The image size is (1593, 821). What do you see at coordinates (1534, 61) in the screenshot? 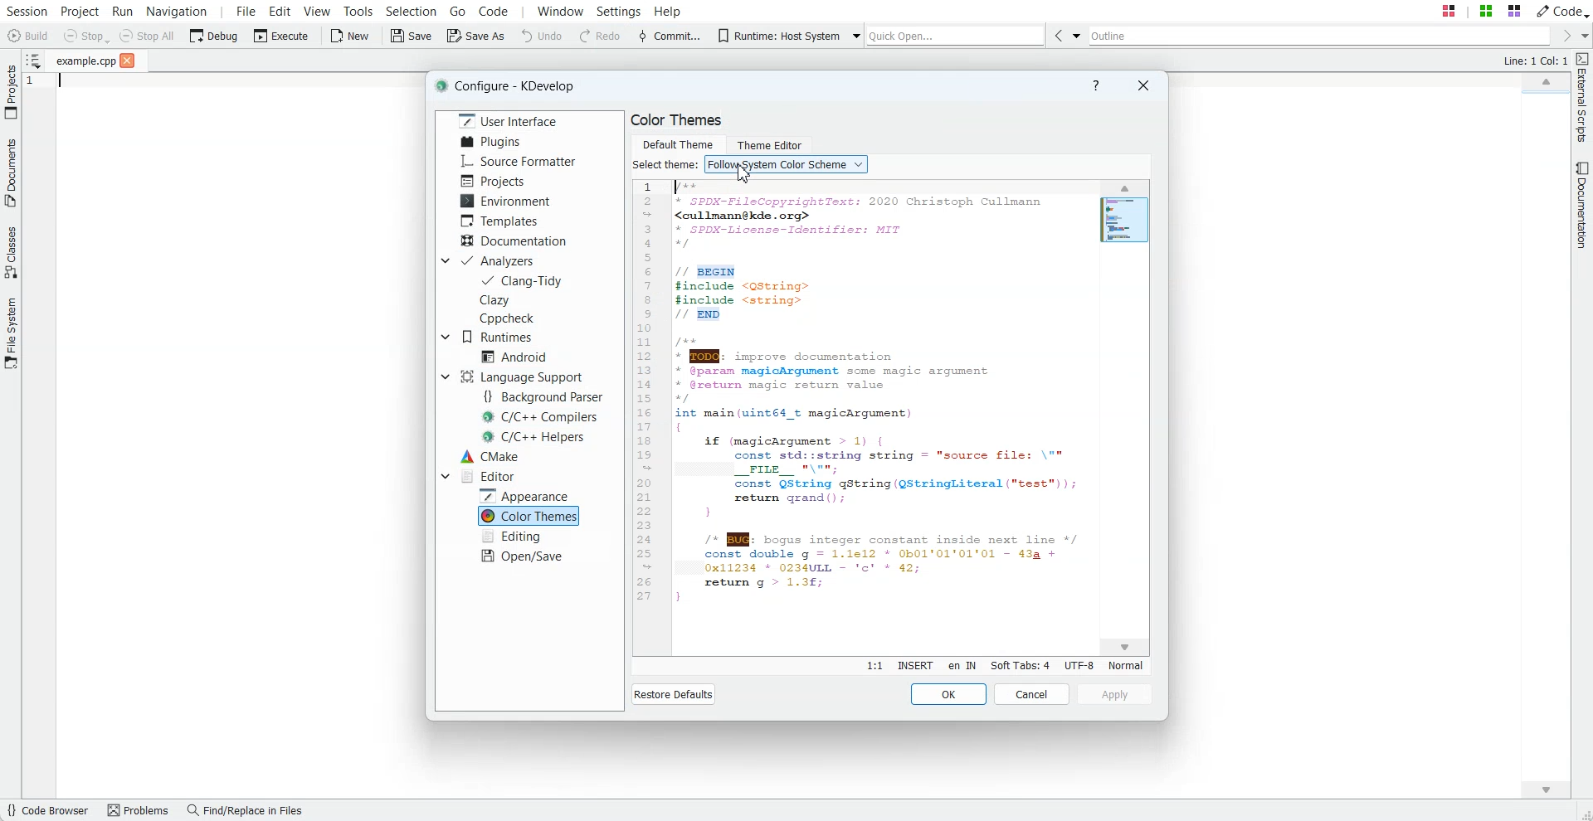
I see `Text` at bounding box center [1534, 61].